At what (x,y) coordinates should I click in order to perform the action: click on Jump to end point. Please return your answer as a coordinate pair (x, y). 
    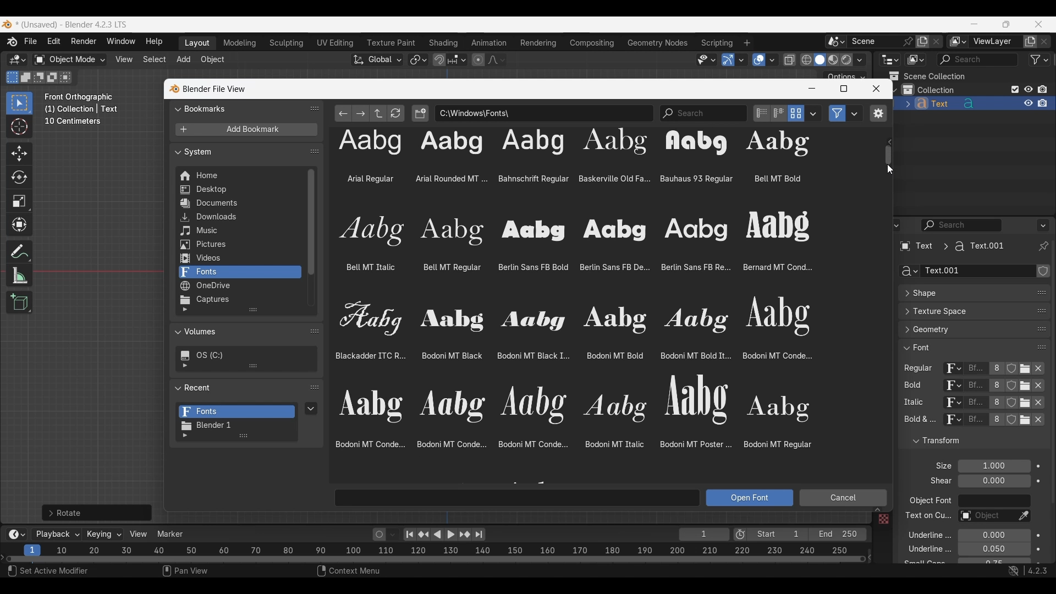
    Looking at the image, I should click on (479, 535).